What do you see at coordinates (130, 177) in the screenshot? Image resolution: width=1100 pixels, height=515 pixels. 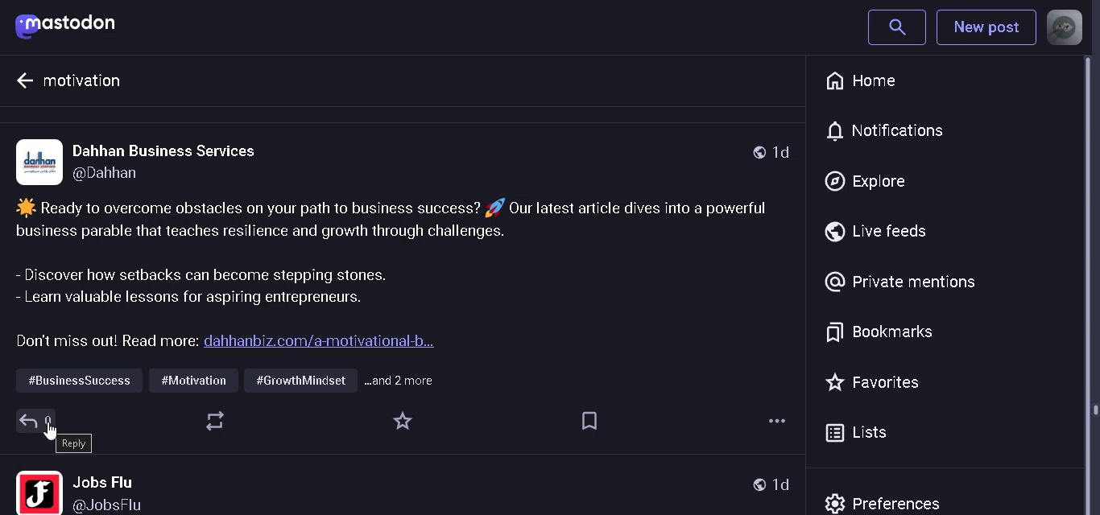 I see `@Dahhan` at bounding box center [130, 177].